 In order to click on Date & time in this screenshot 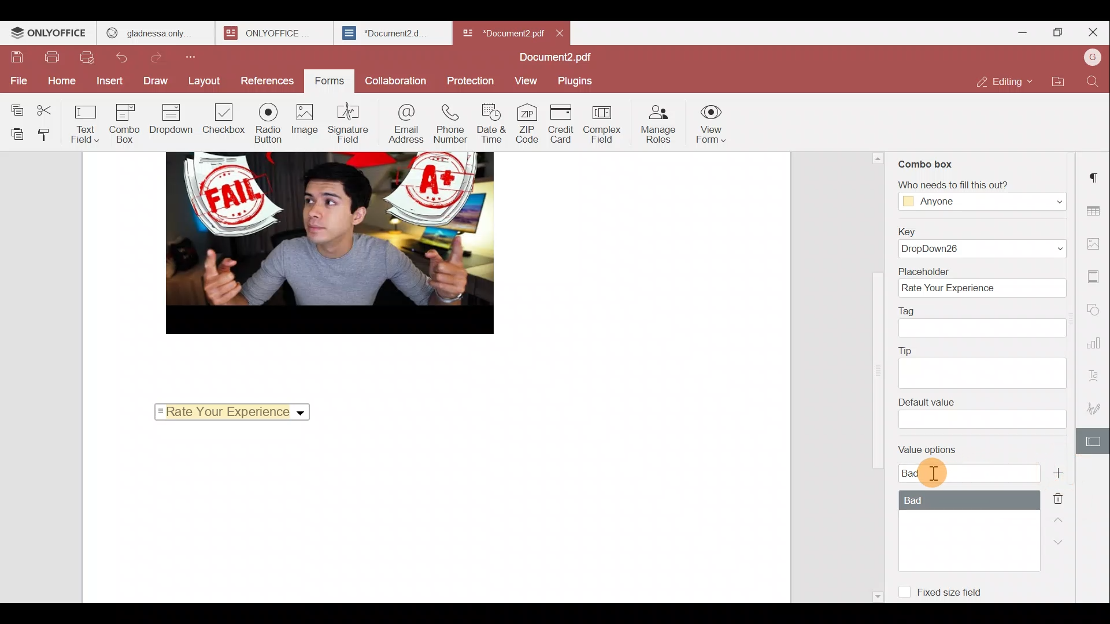, I will do `click(492, 125)`.